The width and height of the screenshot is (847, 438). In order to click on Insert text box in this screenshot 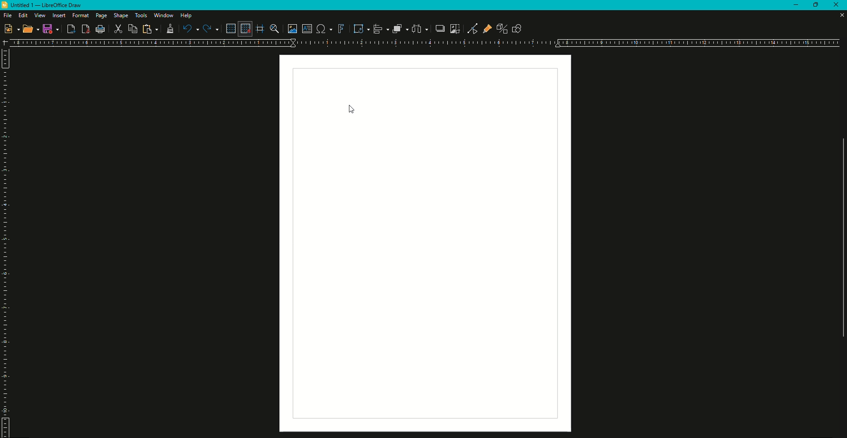, I will do `click(307, 29)`.